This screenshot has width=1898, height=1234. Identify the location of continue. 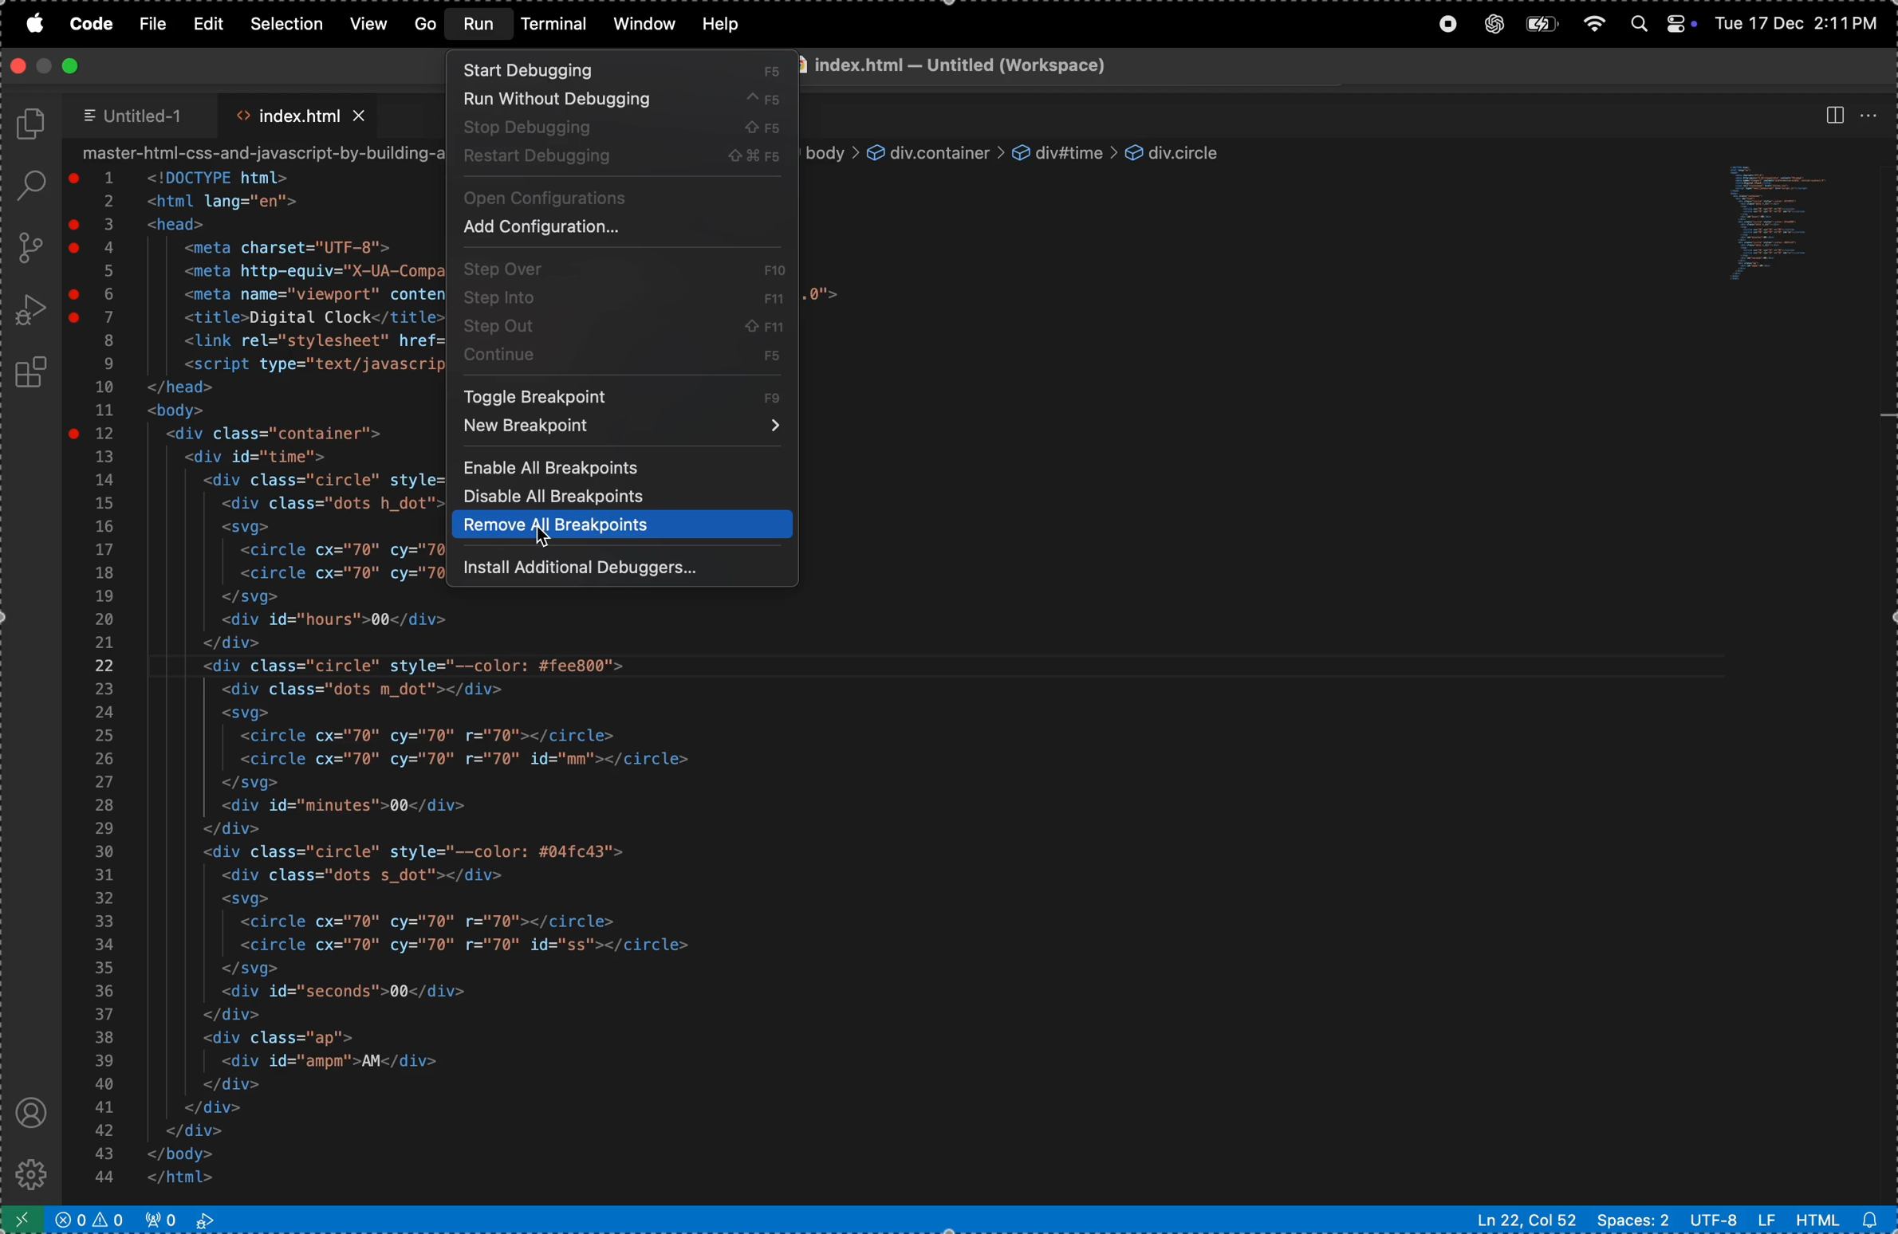
(627, 364).